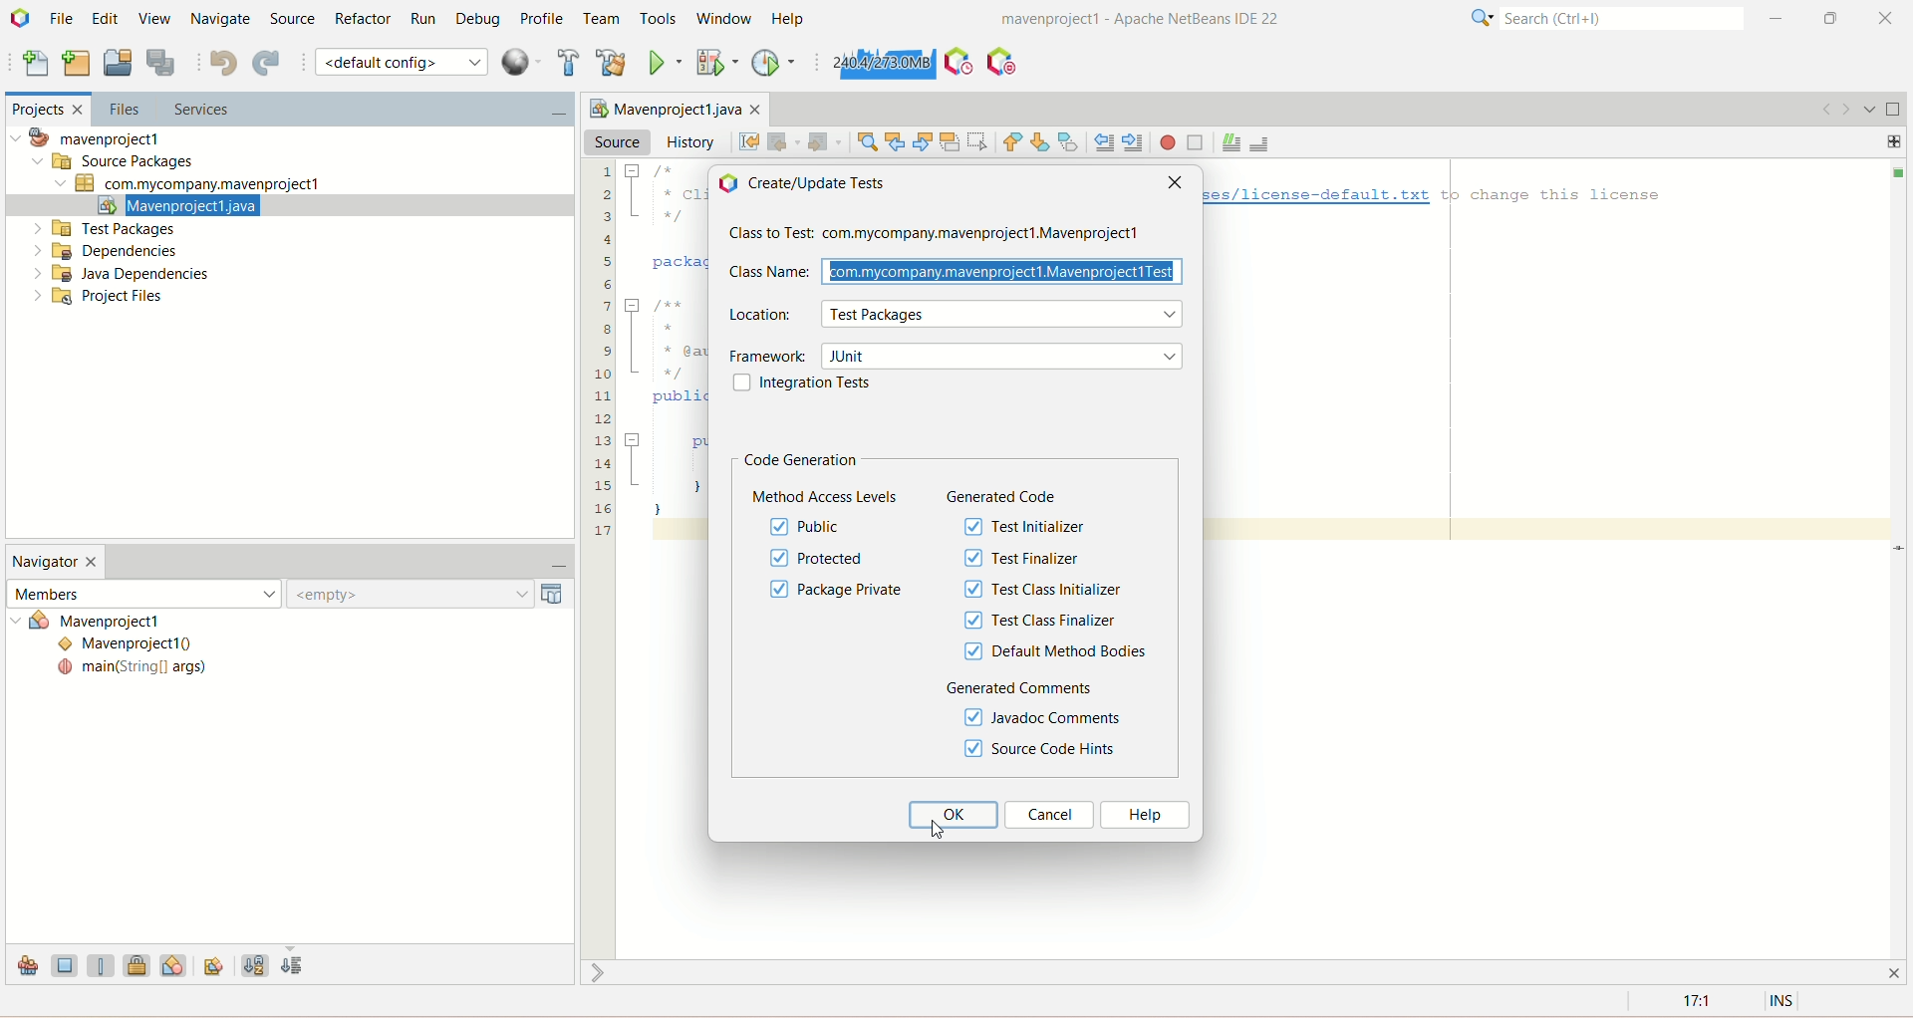 This screenshot has width=1913, height=1018. I want to click on method access levels, so click(827, 497).